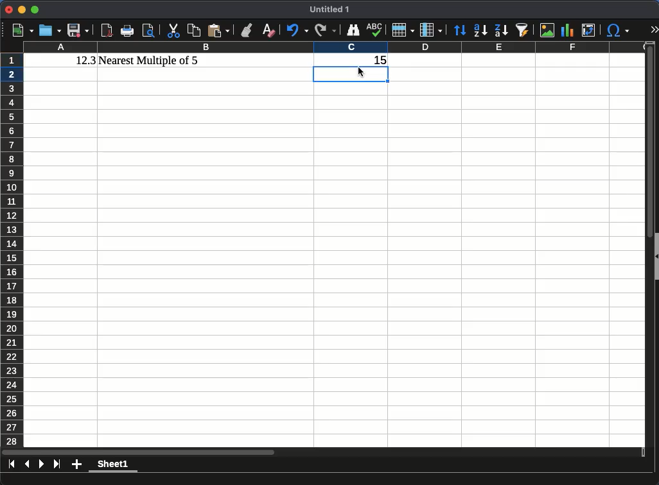  Describe the element at coordinates (86, 60) in the screenshot. I see `12.3` at that location.